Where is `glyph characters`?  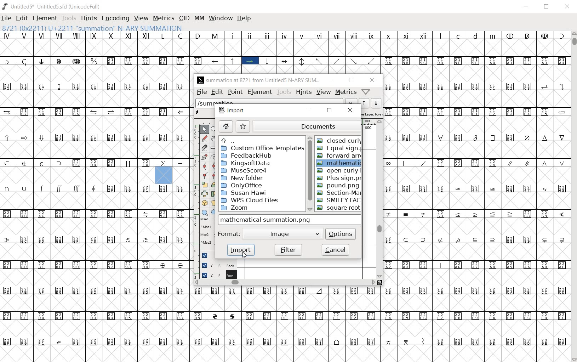 glyph characters is located at coordinates (379, 52).